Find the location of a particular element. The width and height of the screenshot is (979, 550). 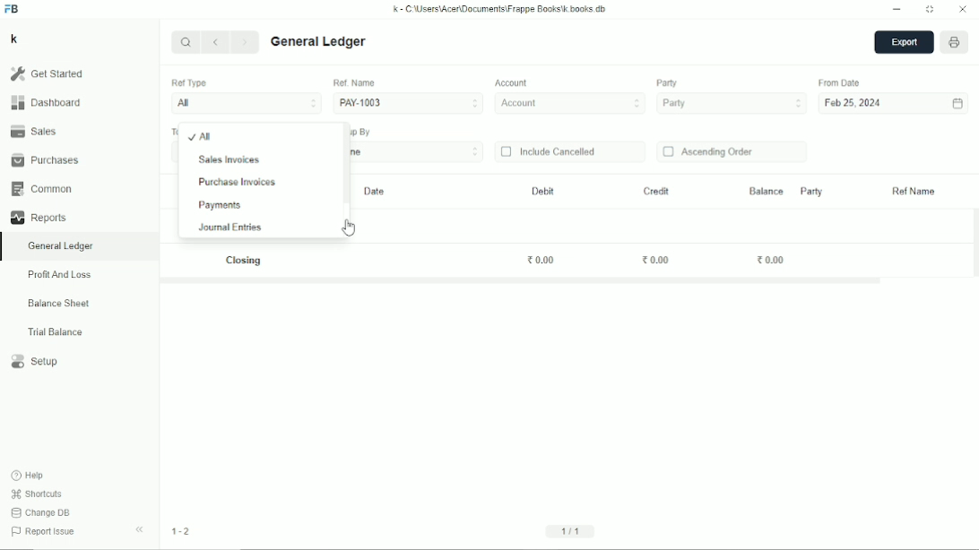

Close is located at coordinates (963, 10).